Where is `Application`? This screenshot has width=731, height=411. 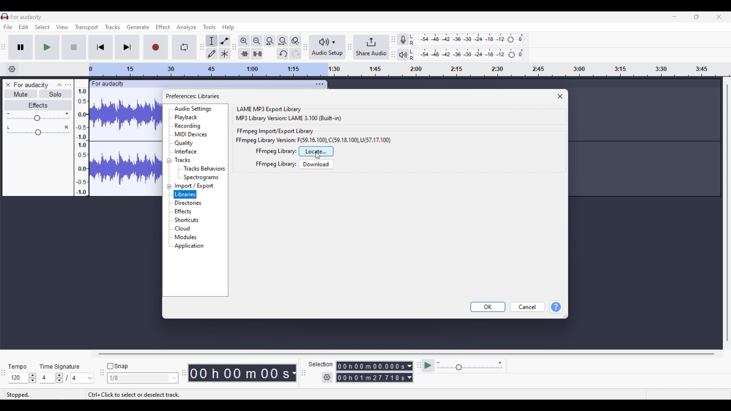
Application is located at coordinates (189, 246).